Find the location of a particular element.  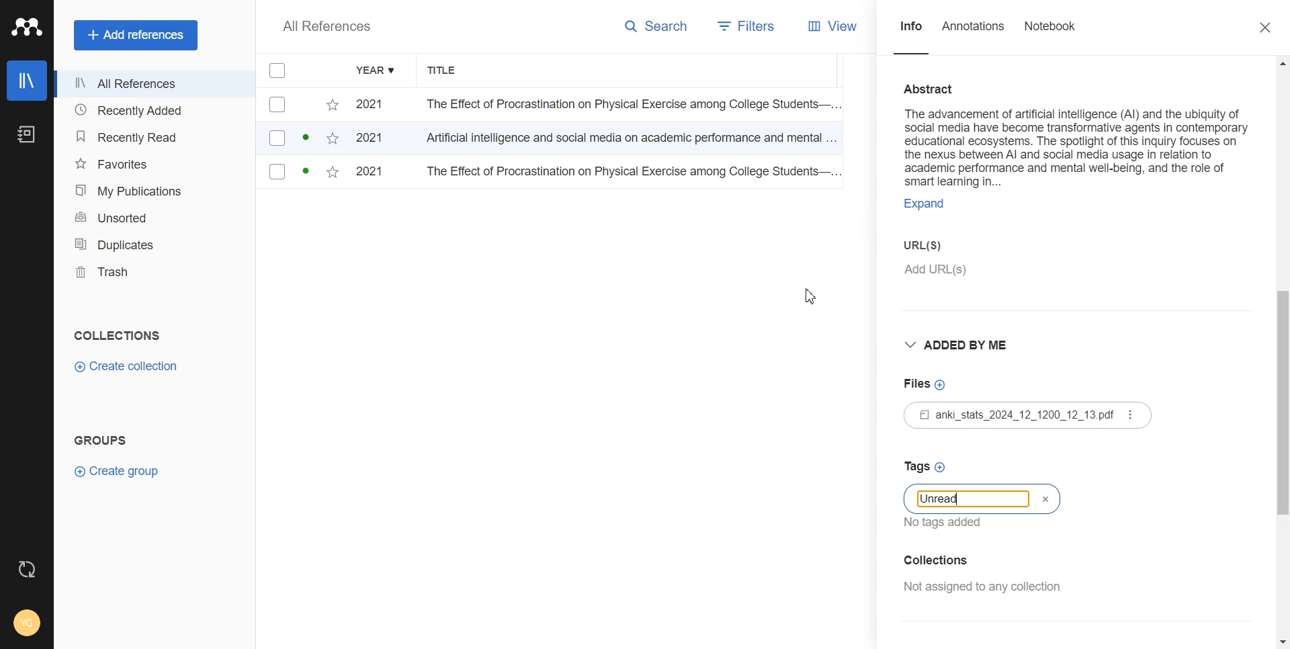

2021 is located at coordinates (374, 105).